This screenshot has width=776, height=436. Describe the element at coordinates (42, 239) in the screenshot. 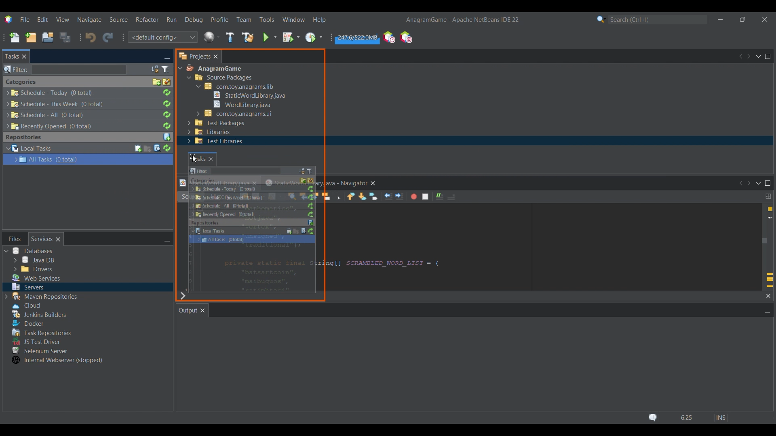

I see `Current tab` at that location.